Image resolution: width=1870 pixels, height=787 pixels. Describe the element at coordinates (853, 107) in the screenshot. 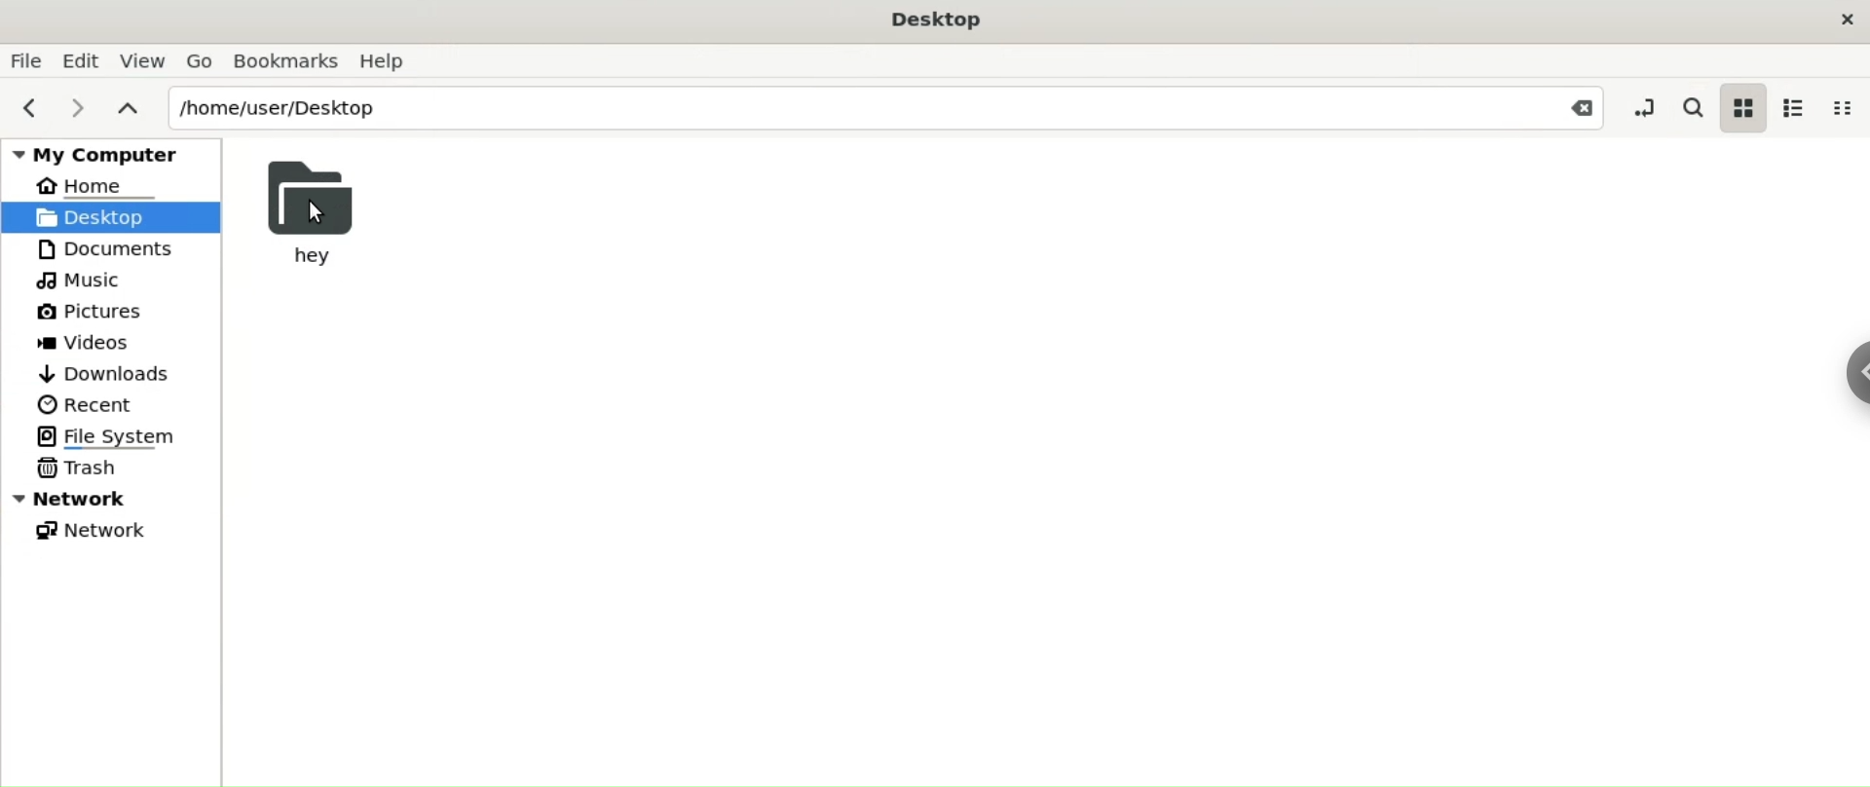

I see `/home/user/Desktop` at that location.